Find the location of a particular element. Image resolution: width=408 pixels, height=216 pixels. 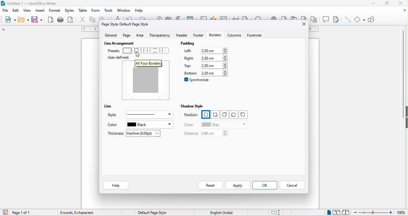

page style is located at coordinates (126, 24).